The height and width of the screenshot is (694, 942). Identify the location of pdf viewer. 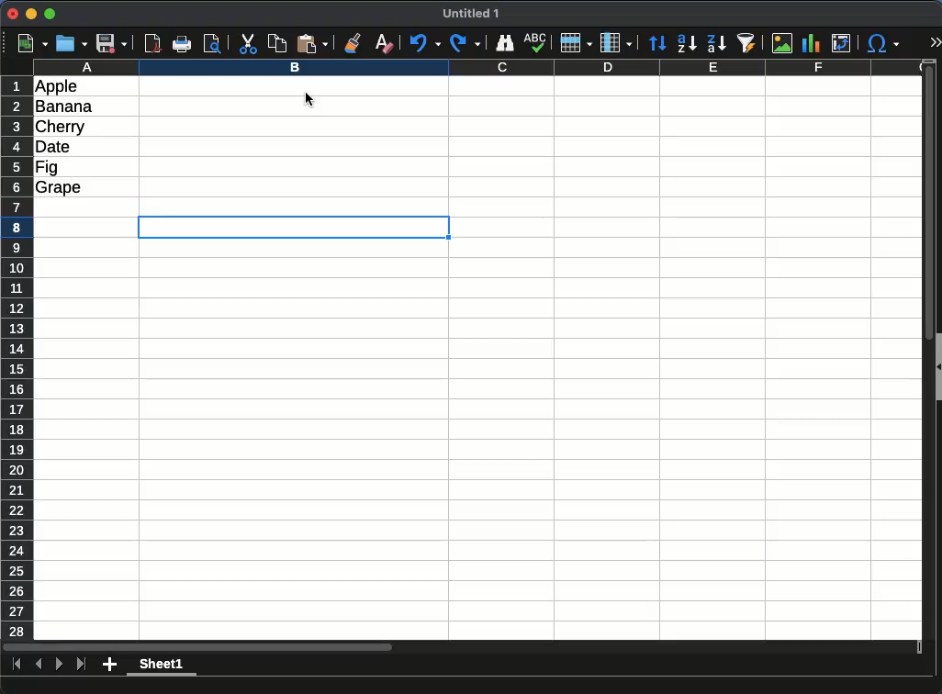
(153, 44).